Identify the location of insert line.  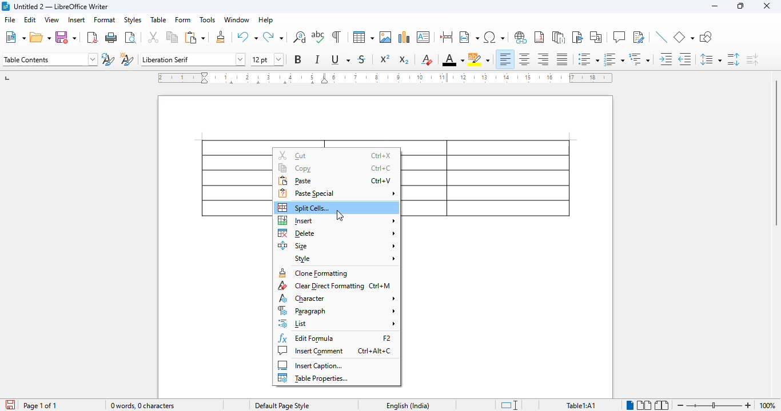
(663, 37).